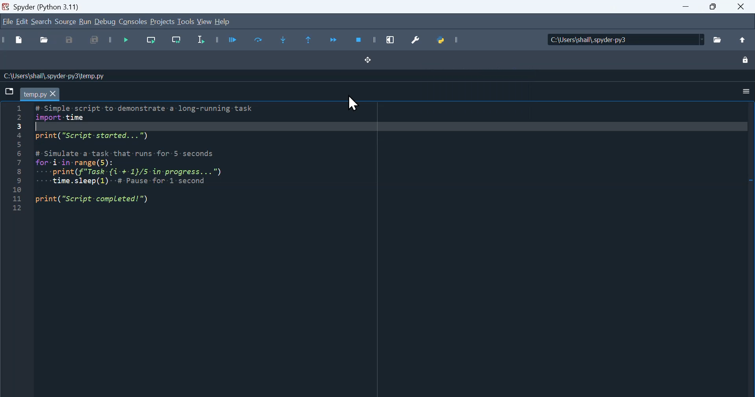 This screenshot has height=397, width=755. Describe the element at coordinates (70, 42) in the screenshot. I see `Save as` at that location.